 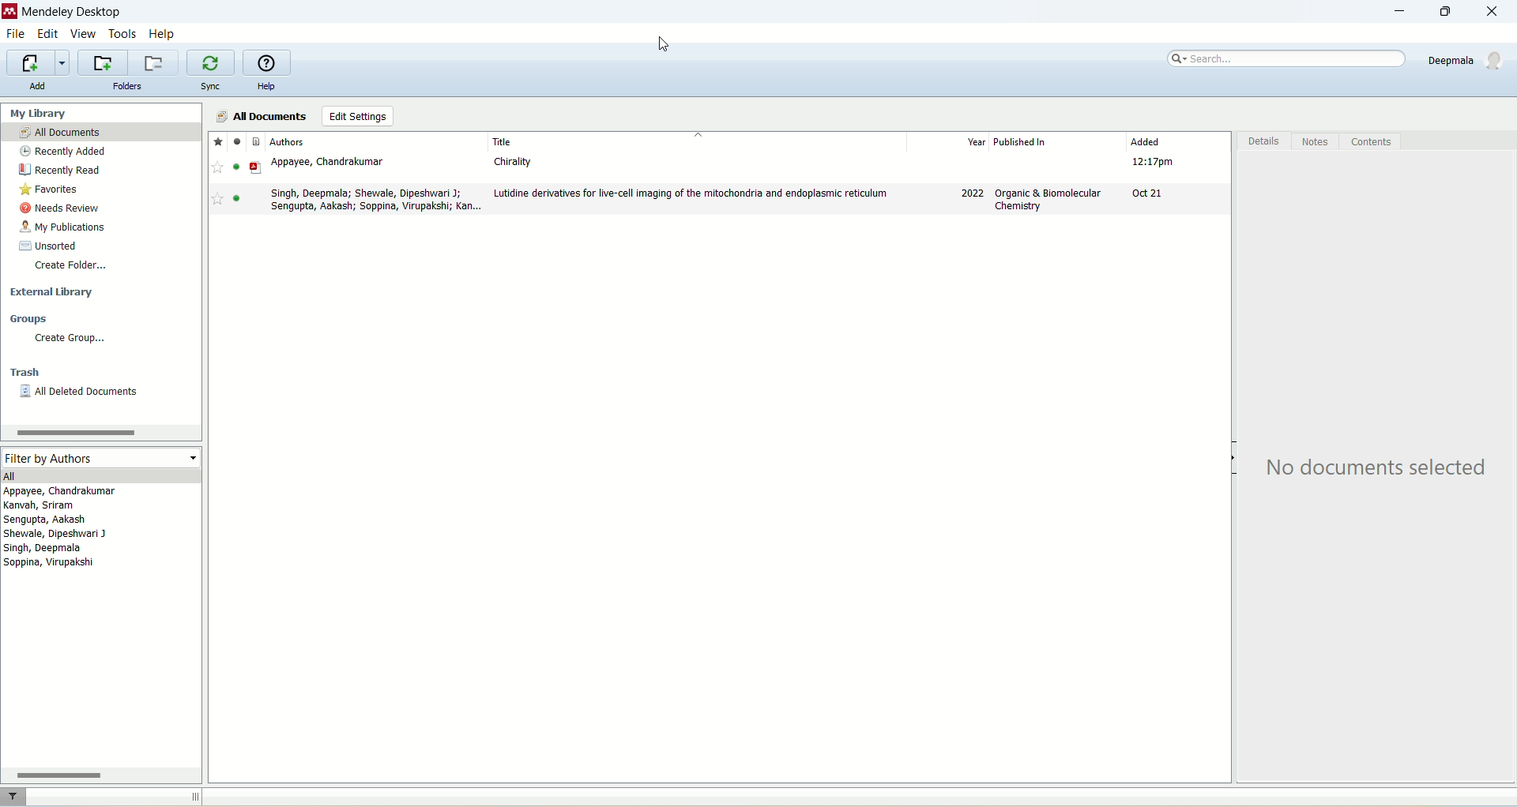 What do you see at coordinates (212, 86) in the screenshot?
I see `sync` at bounding box center [212, 86].